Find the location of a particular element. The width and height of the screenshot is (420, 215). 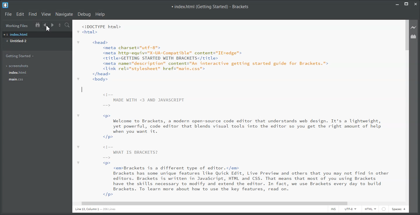

index.html is located at coordinates (37, 35).